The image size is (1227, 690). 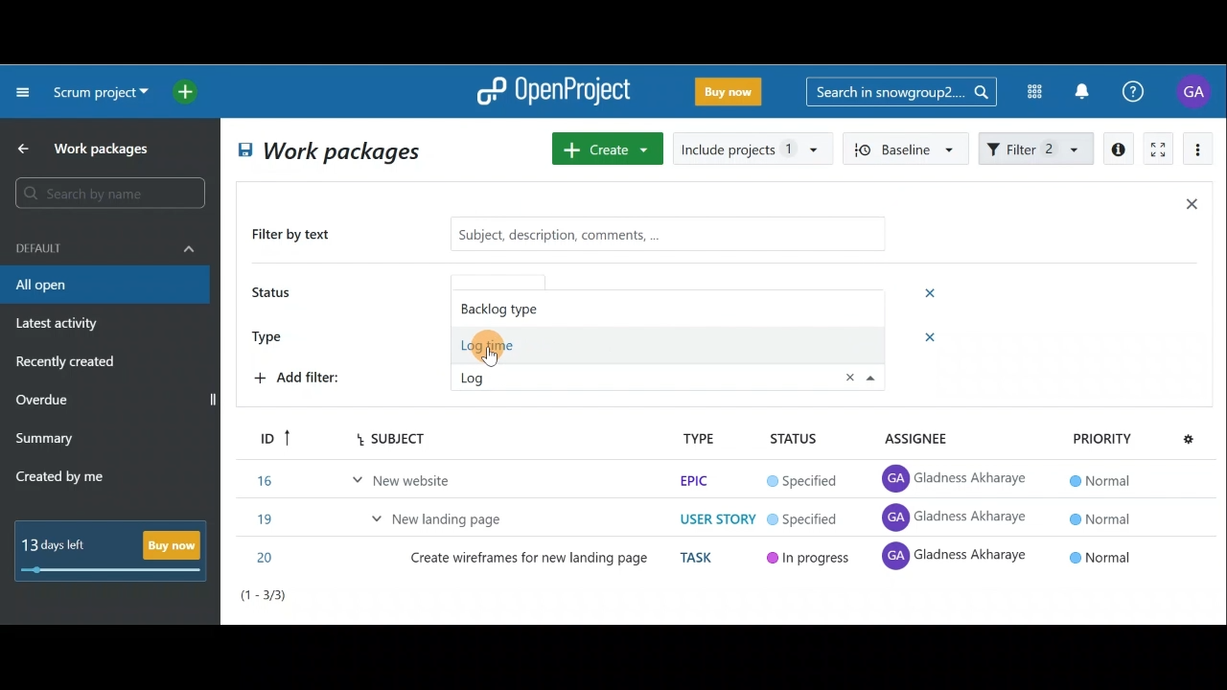 I want to click on Filter, so click(x=1037, y=147).